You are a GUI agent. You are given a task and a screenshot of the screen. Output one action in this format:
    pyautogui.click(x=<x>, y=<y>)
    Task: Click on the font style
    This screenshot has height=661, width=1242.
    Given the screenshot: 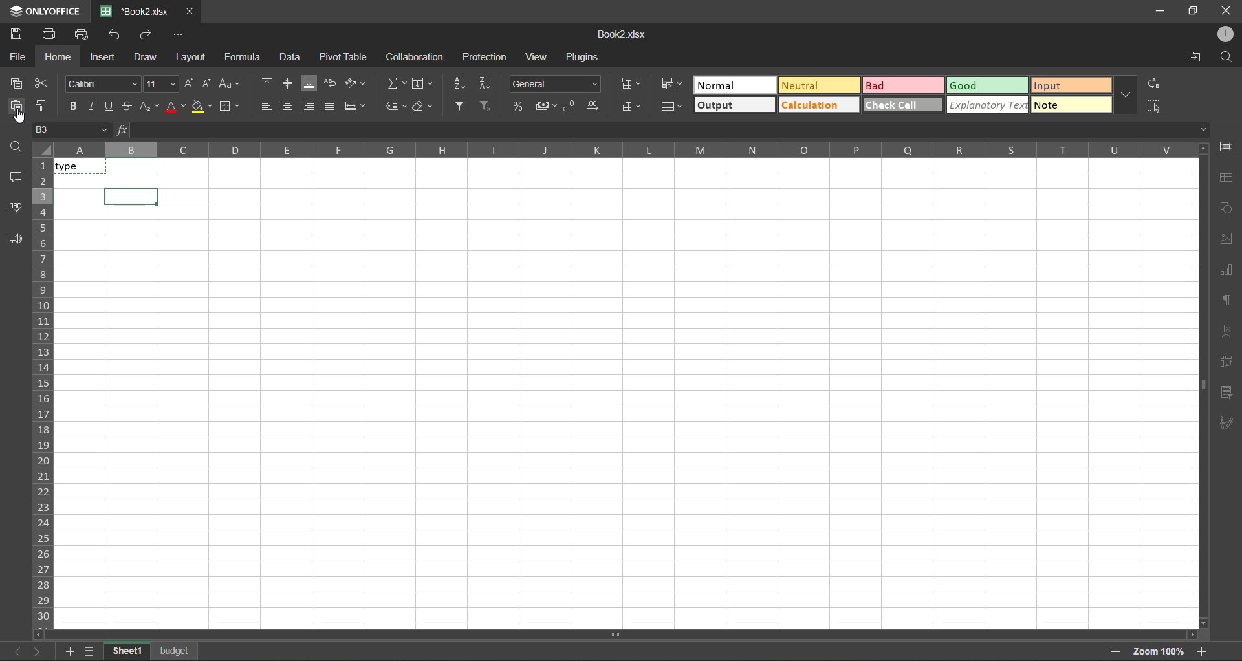 What is the action you would take?
    pyautogui.click(x=102, y=83)
    